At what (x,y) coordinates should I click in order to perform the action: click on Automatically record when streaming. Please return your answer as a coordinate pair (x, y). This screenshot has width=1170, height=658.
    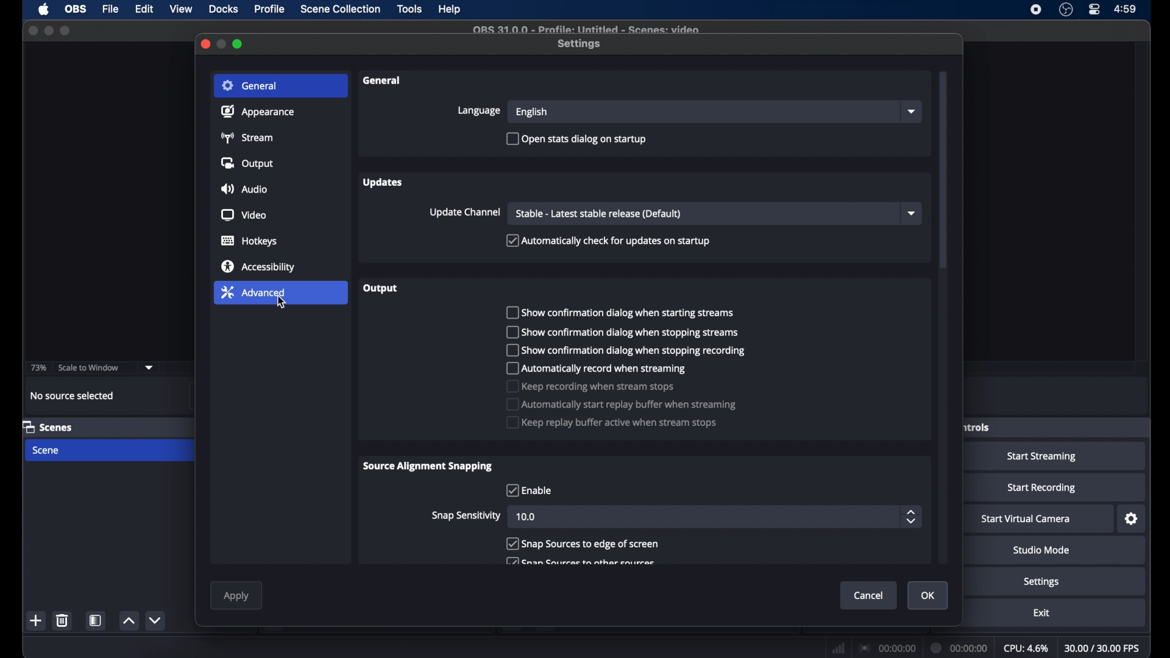
    Looking at the image, I should click on (597, 369).